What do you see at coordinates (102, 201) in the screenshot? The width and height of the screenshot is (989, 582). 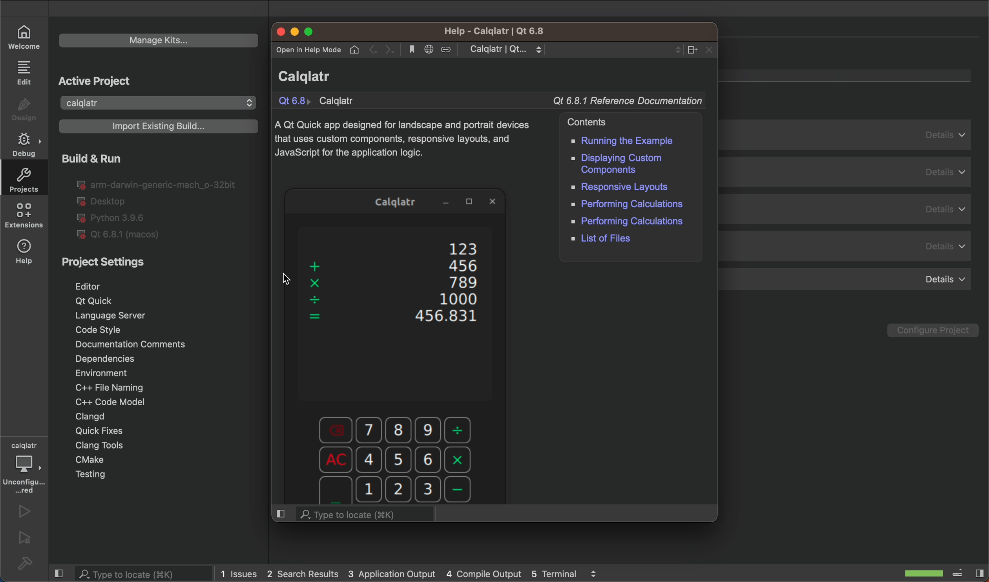 I see `desktop` at bounding box center [102, 201].